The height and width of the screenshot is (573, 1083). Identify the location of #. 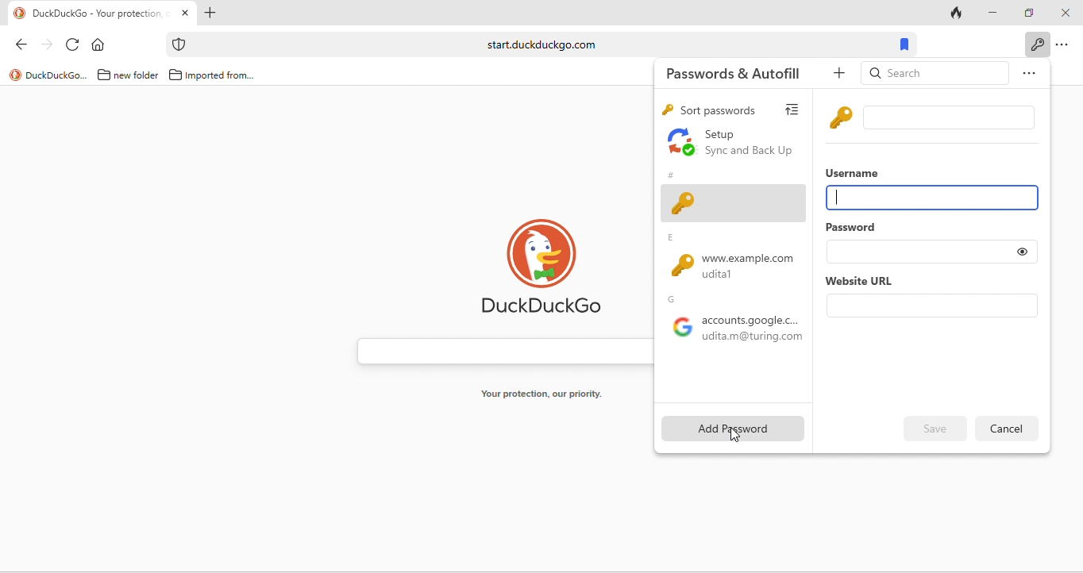
(672, 175).